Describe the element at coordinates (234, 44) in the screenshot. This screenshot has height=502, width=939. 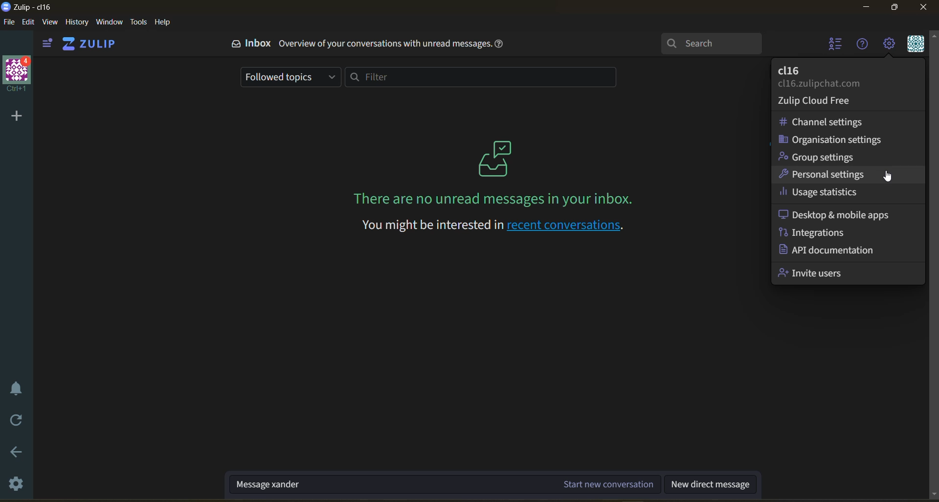
I see `logo` at that location.